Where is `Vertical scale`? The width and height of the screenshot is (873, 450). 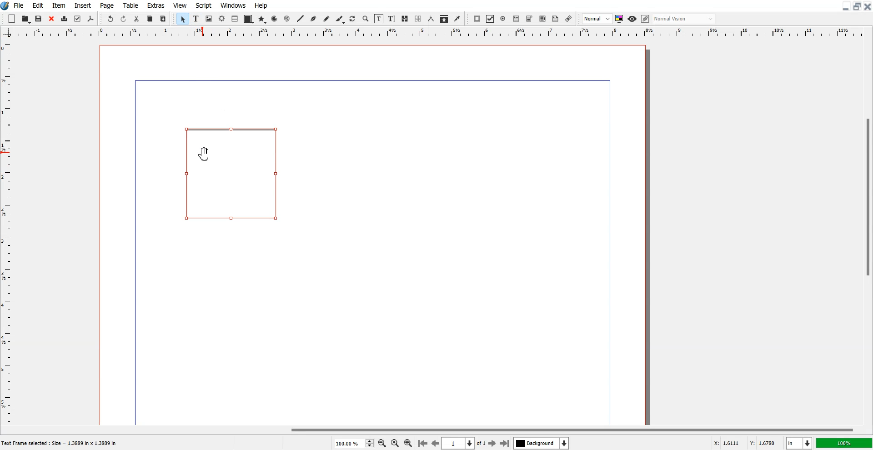
Vertical scale is located at coordinates (6, 225).